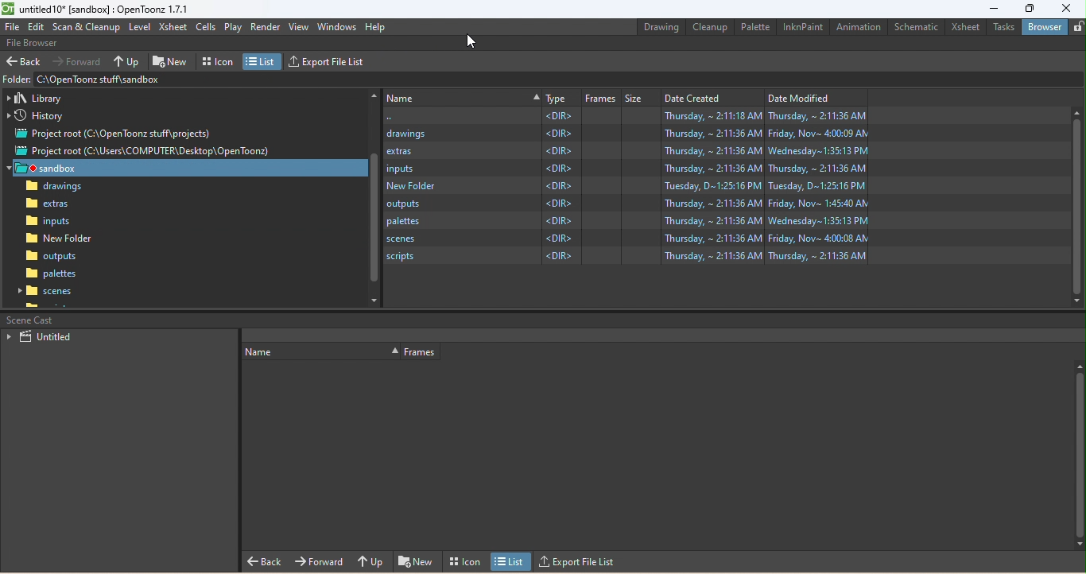 This screenshot has width=1086, height=574. I want to click on inputs, so click(625, 167).